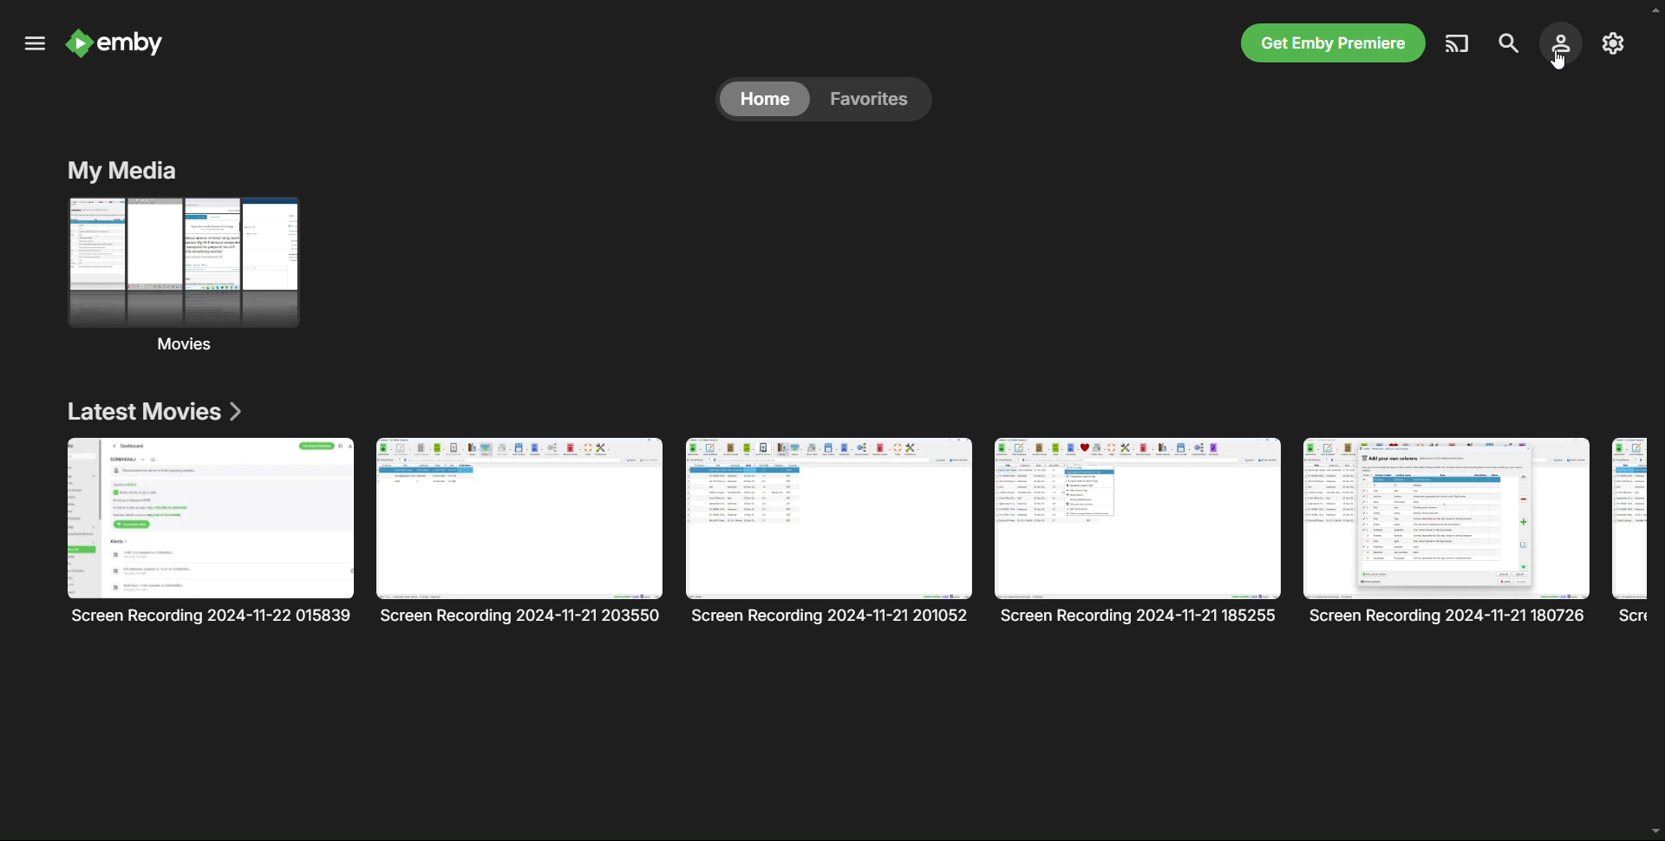 The image size is (1665, 841). What do you see at coordinates (830, 531) in the screenshot?
I see `Movie` at bounding box center [830, 531].